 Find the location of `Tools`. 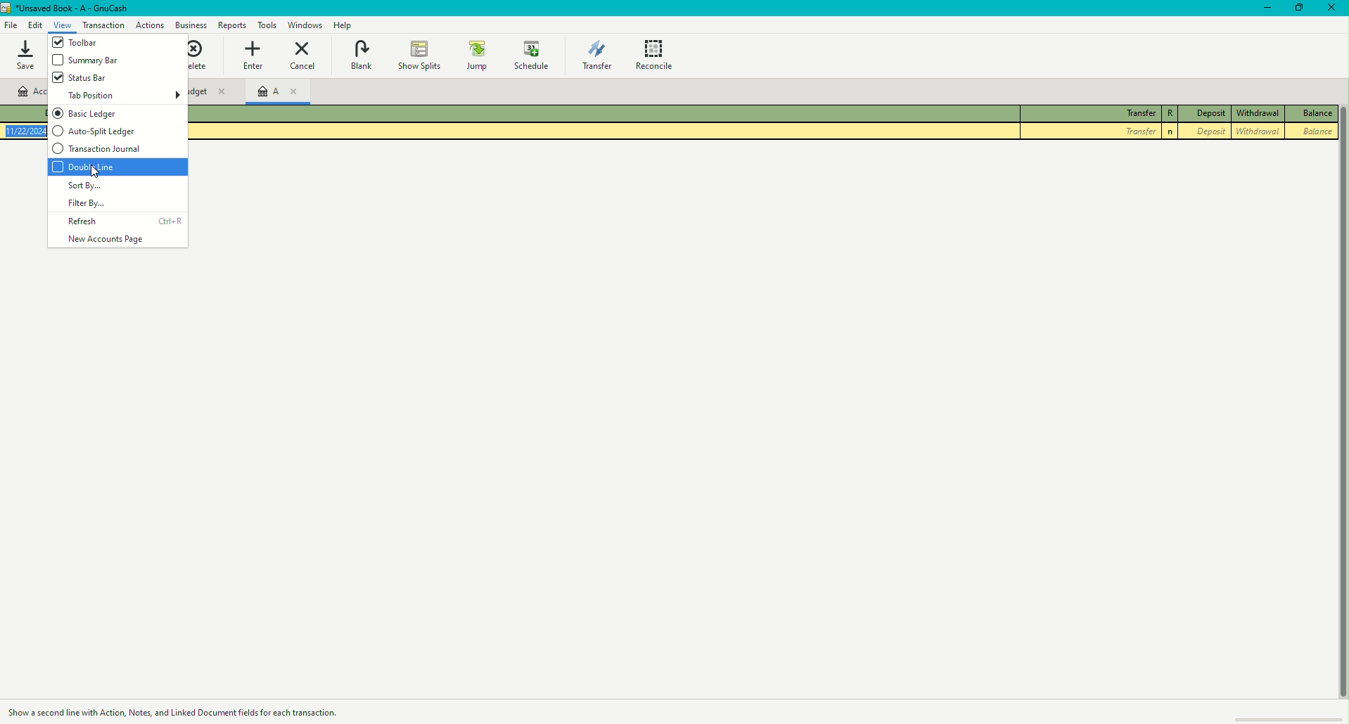

Tools is located at coordinates (267, 24).